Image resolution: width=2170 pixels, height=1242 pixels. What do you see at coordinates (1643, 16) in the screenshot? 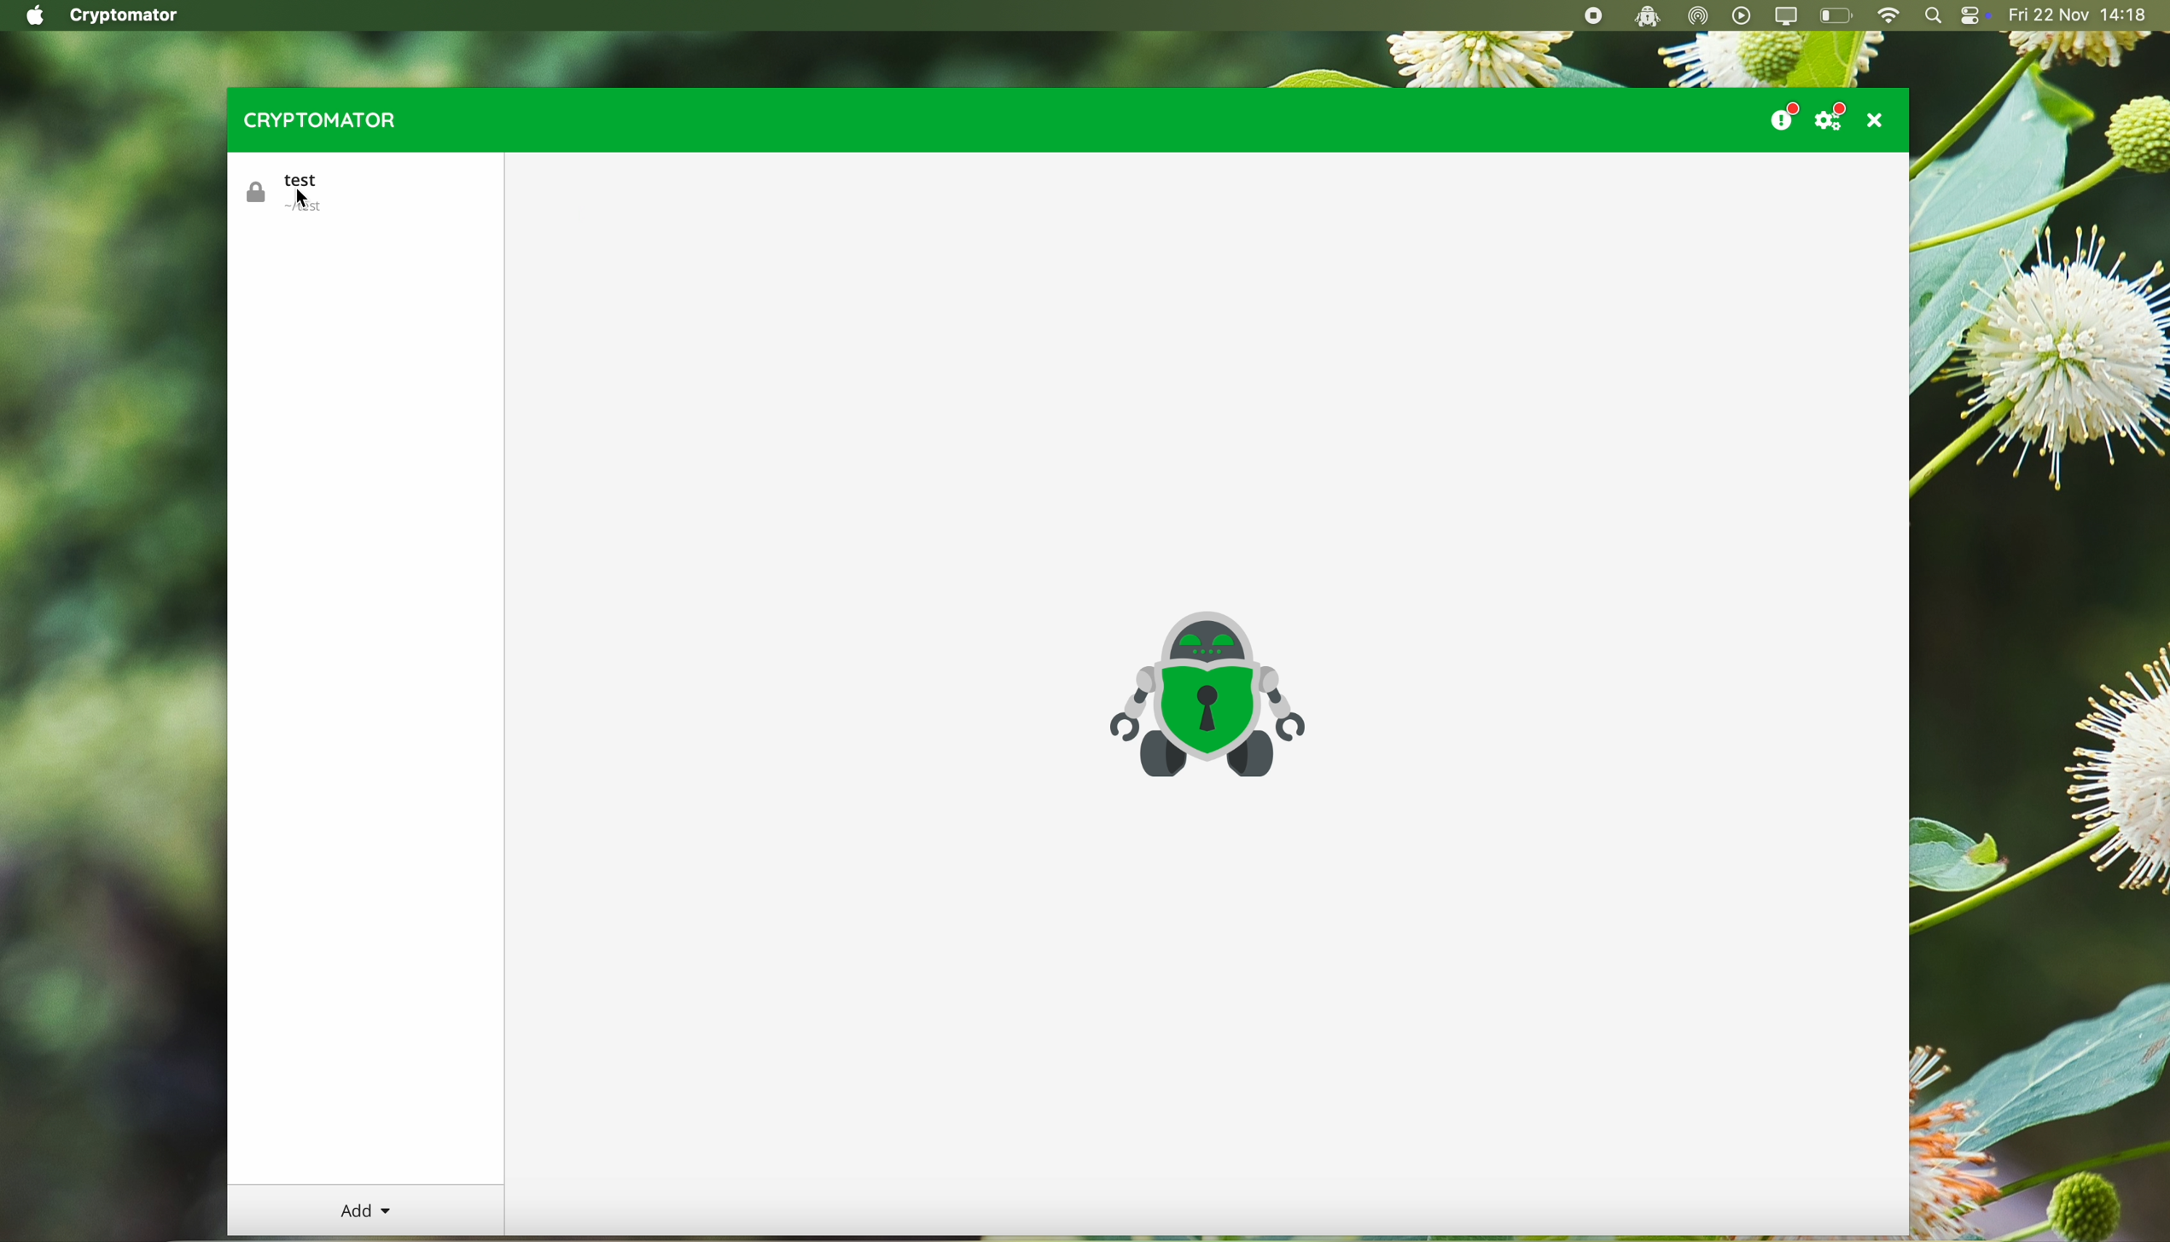
I see `cryptomator open` at bounding box center [1643, 16].